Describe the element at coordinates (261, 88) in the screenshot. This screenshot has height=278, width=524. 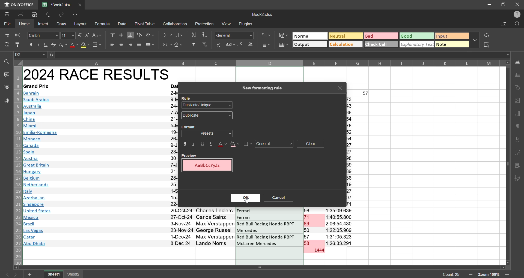
I see `new formatting rule` at that location.